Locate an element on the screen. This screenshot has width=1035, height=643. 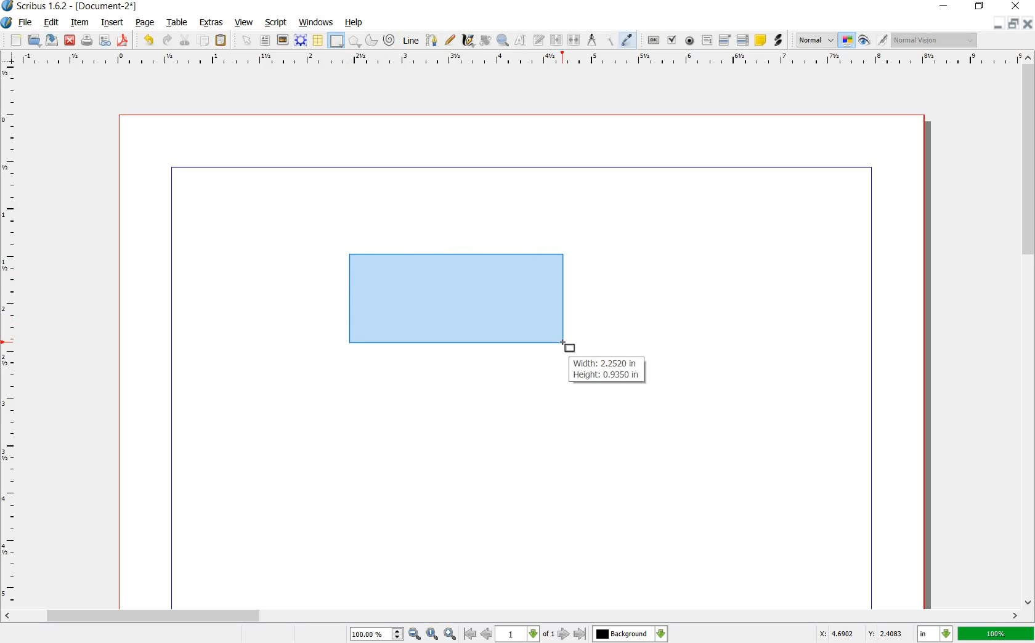
PDF TEXT FIELD is located at coordinates (707, 41).